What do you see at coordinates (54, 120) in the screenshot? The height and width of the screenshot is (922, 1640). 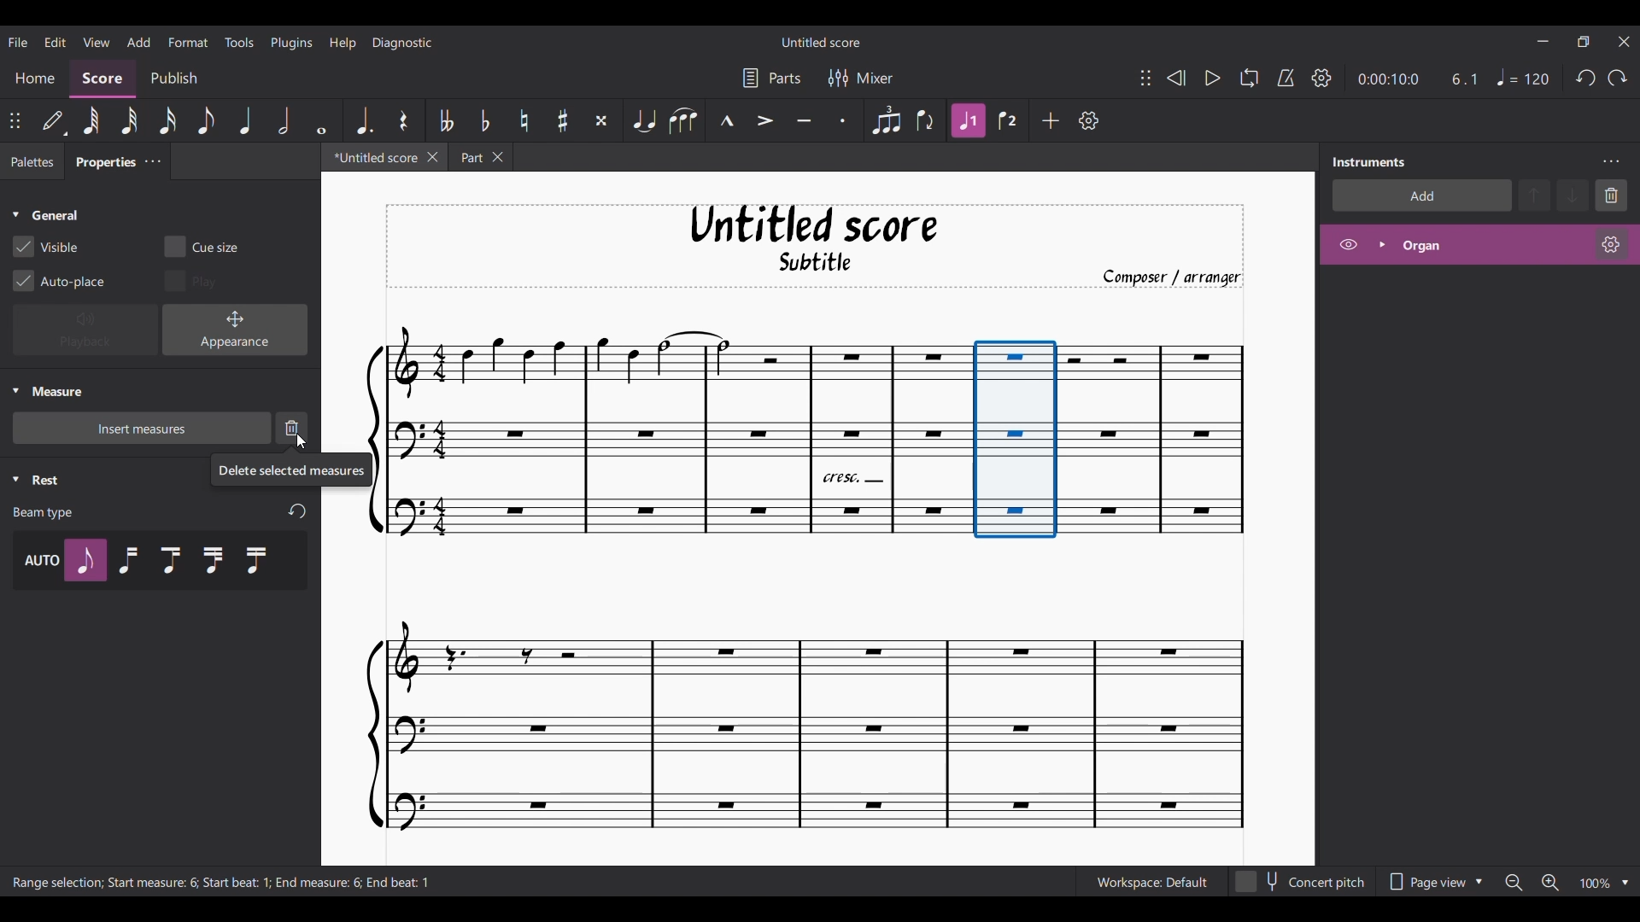 I see `Default` at bounding box center [54, 120].